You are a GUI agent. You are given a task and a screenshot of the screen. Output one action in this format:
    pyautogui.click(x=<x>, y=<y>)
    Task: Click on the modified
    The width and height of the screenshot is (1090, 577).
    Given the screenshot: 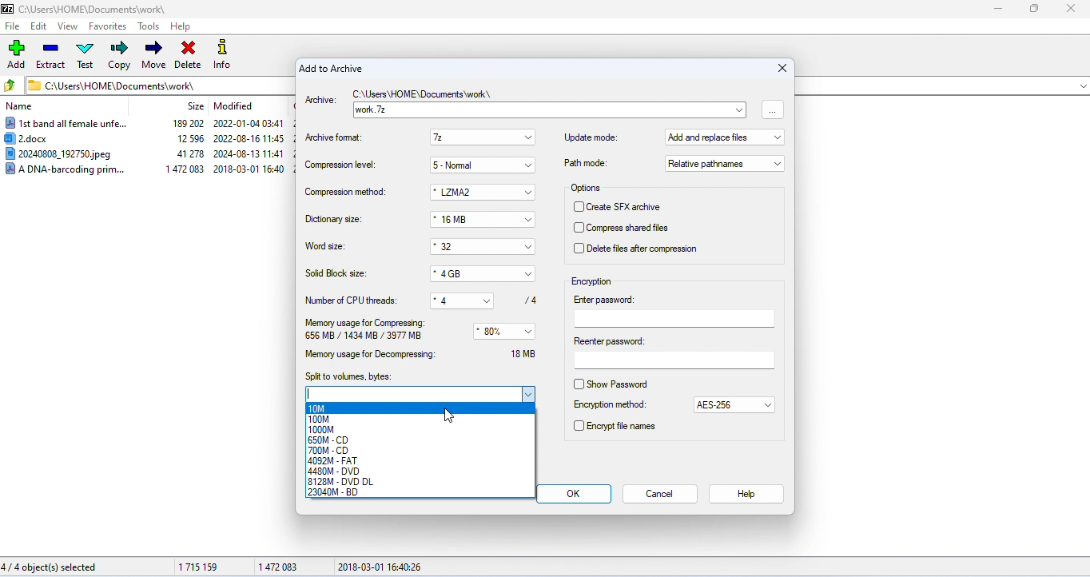 What is the action you would take?
    pyautogui.click(x=234, y=105)
    